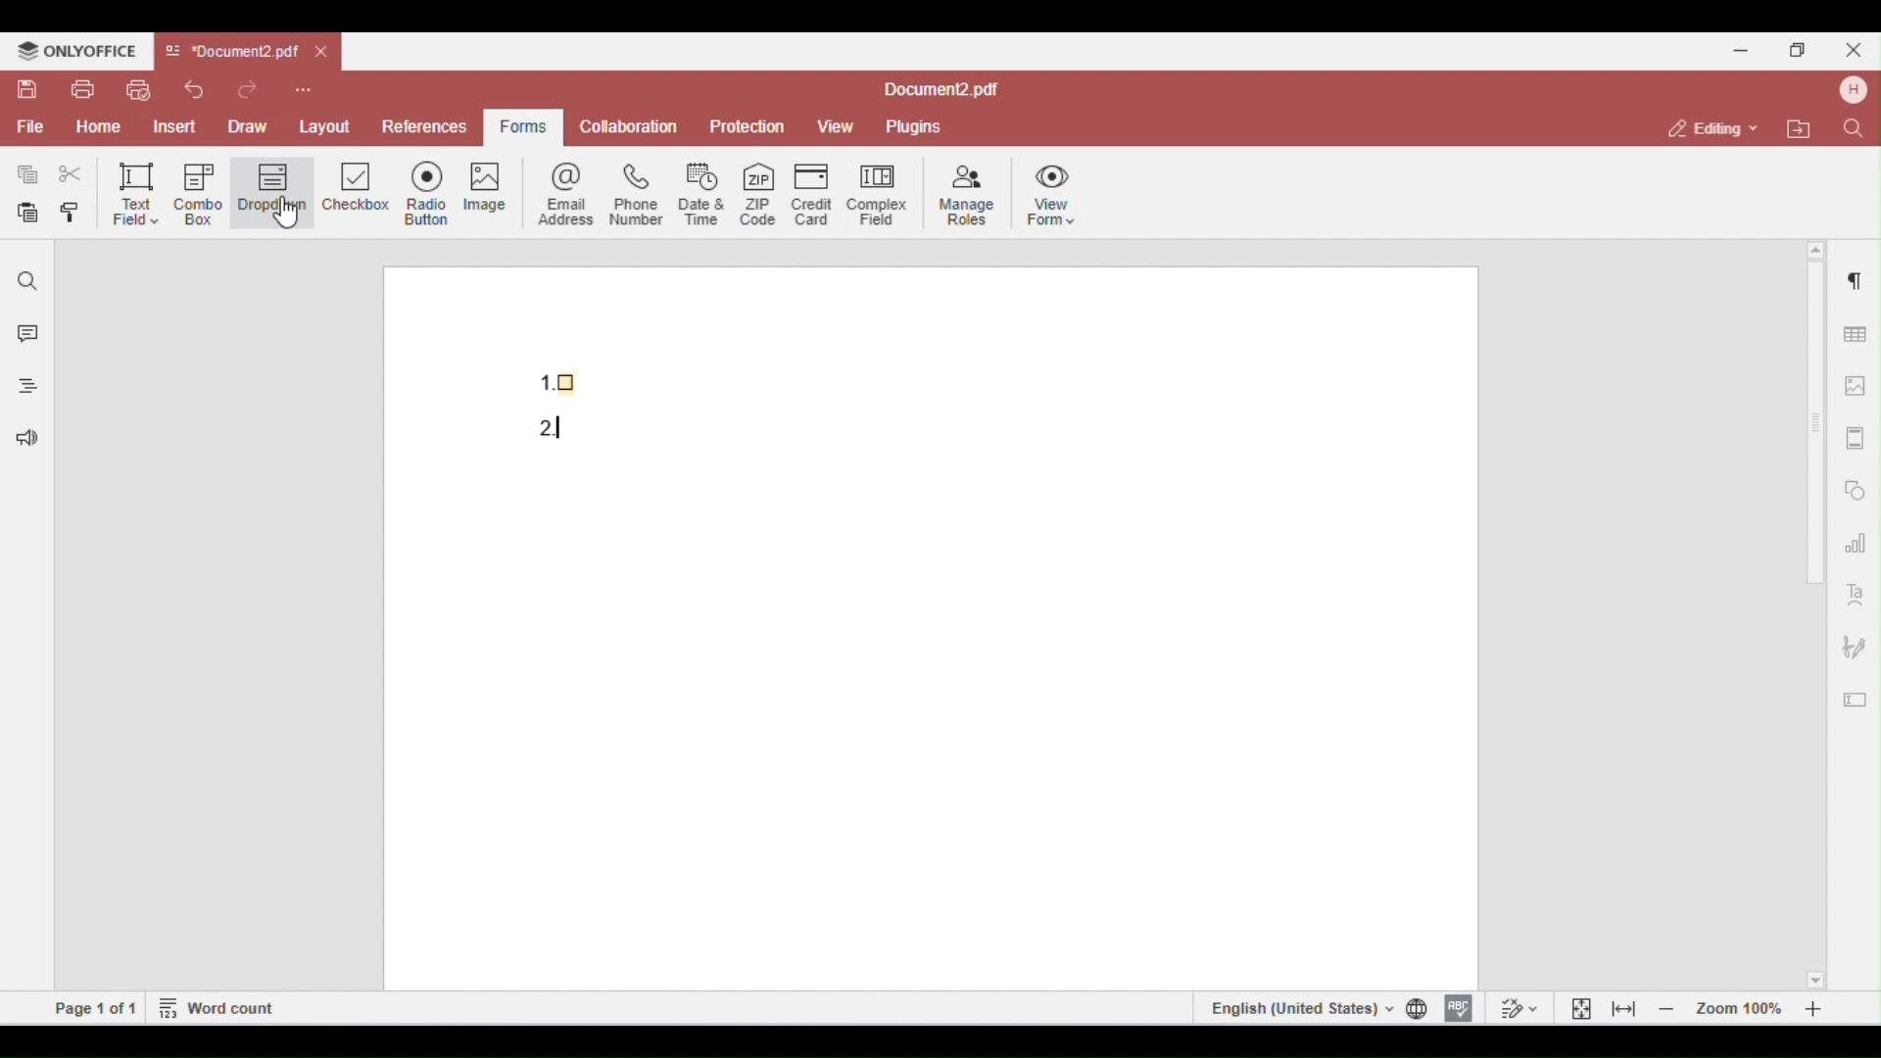 This screenshot has width=1881, height=1058. What do you see at coordinates (703, 193) in the screenshot?
I see `date and time` at bounding box center [703, 193].